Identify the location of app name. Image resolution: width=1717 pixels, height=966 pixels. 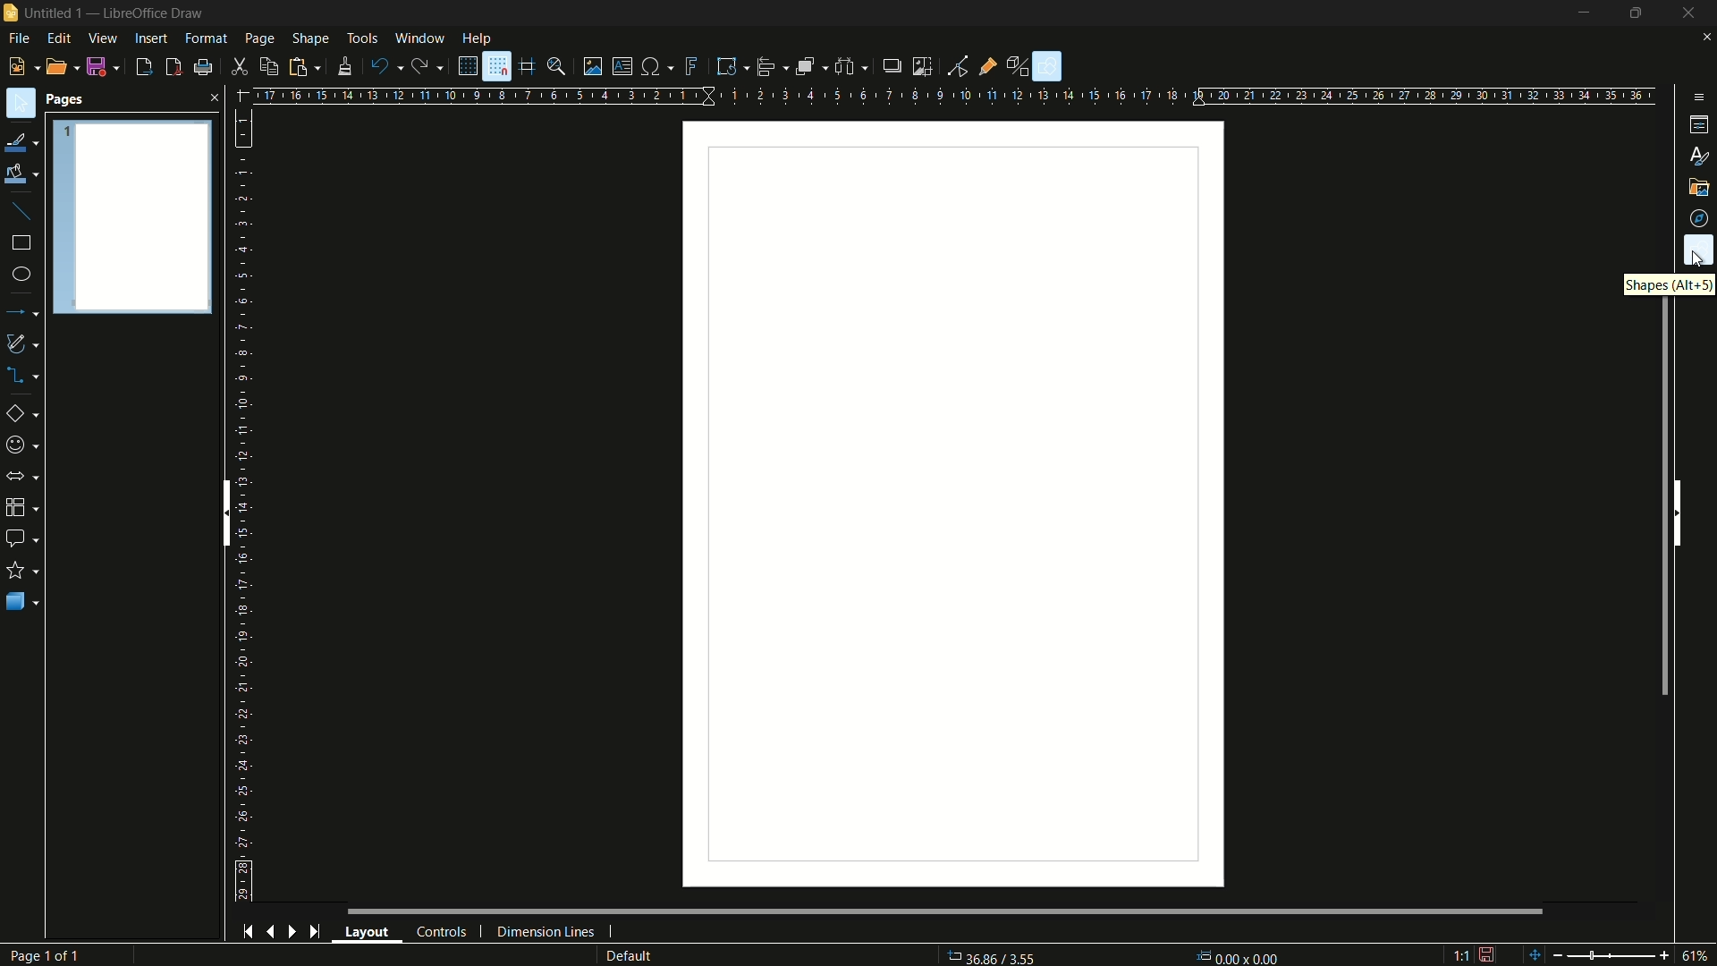
(152, 13).